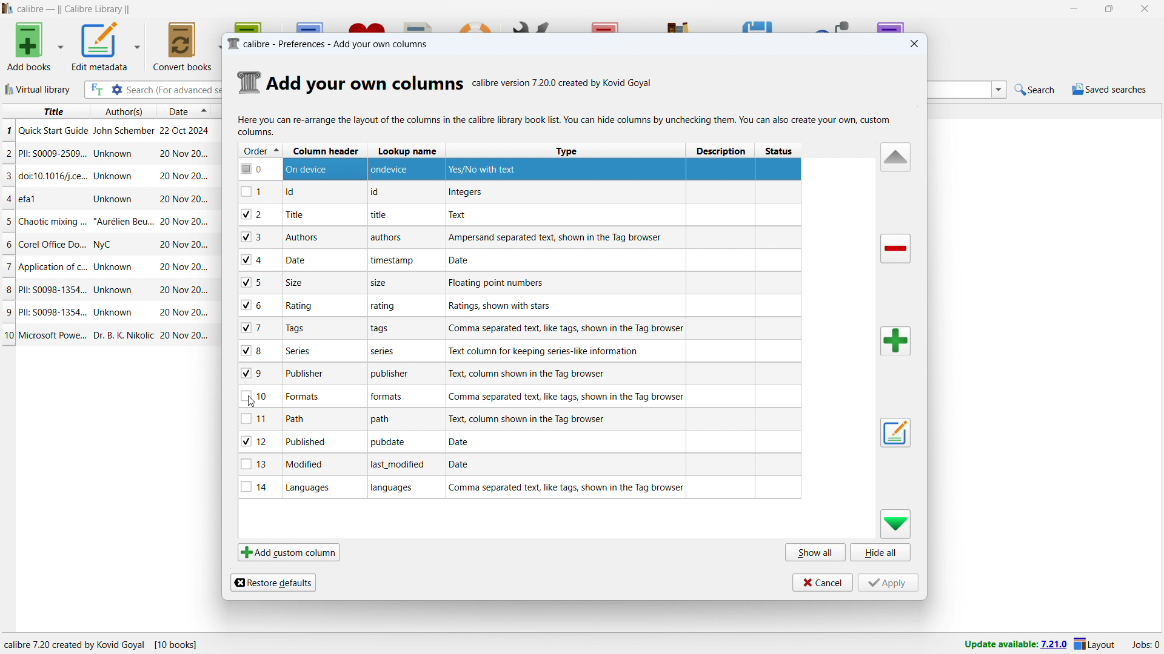 This screenshot has height=654, width=1164. What do you see at coordinates (517, 349) in the screenshot?
I see `ve Series series Text column for keeping series-like information` at bounding box center [517, 349].